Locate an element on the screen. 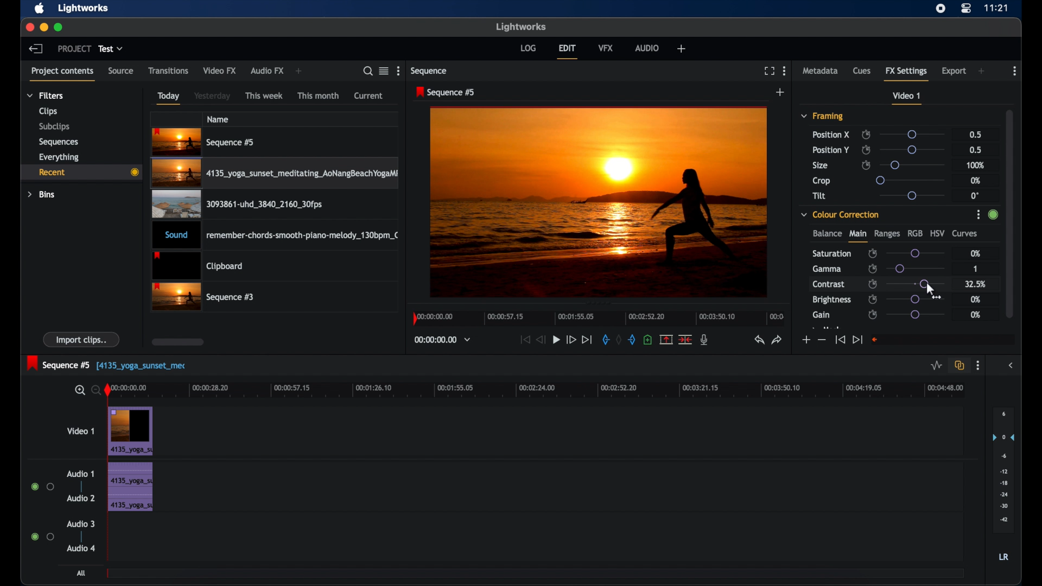 This screenshot has height=586, width=1042. sequence is located at coordinates (446, 92).